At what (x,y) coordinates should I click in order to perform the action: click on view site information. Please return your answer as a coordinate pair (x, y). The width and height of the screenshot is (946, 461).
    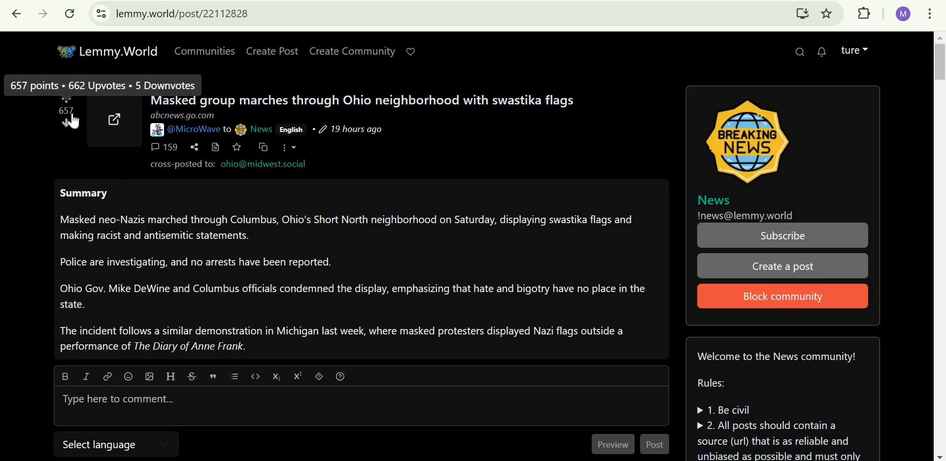
    Looking at the image, I should click on (101, 13).